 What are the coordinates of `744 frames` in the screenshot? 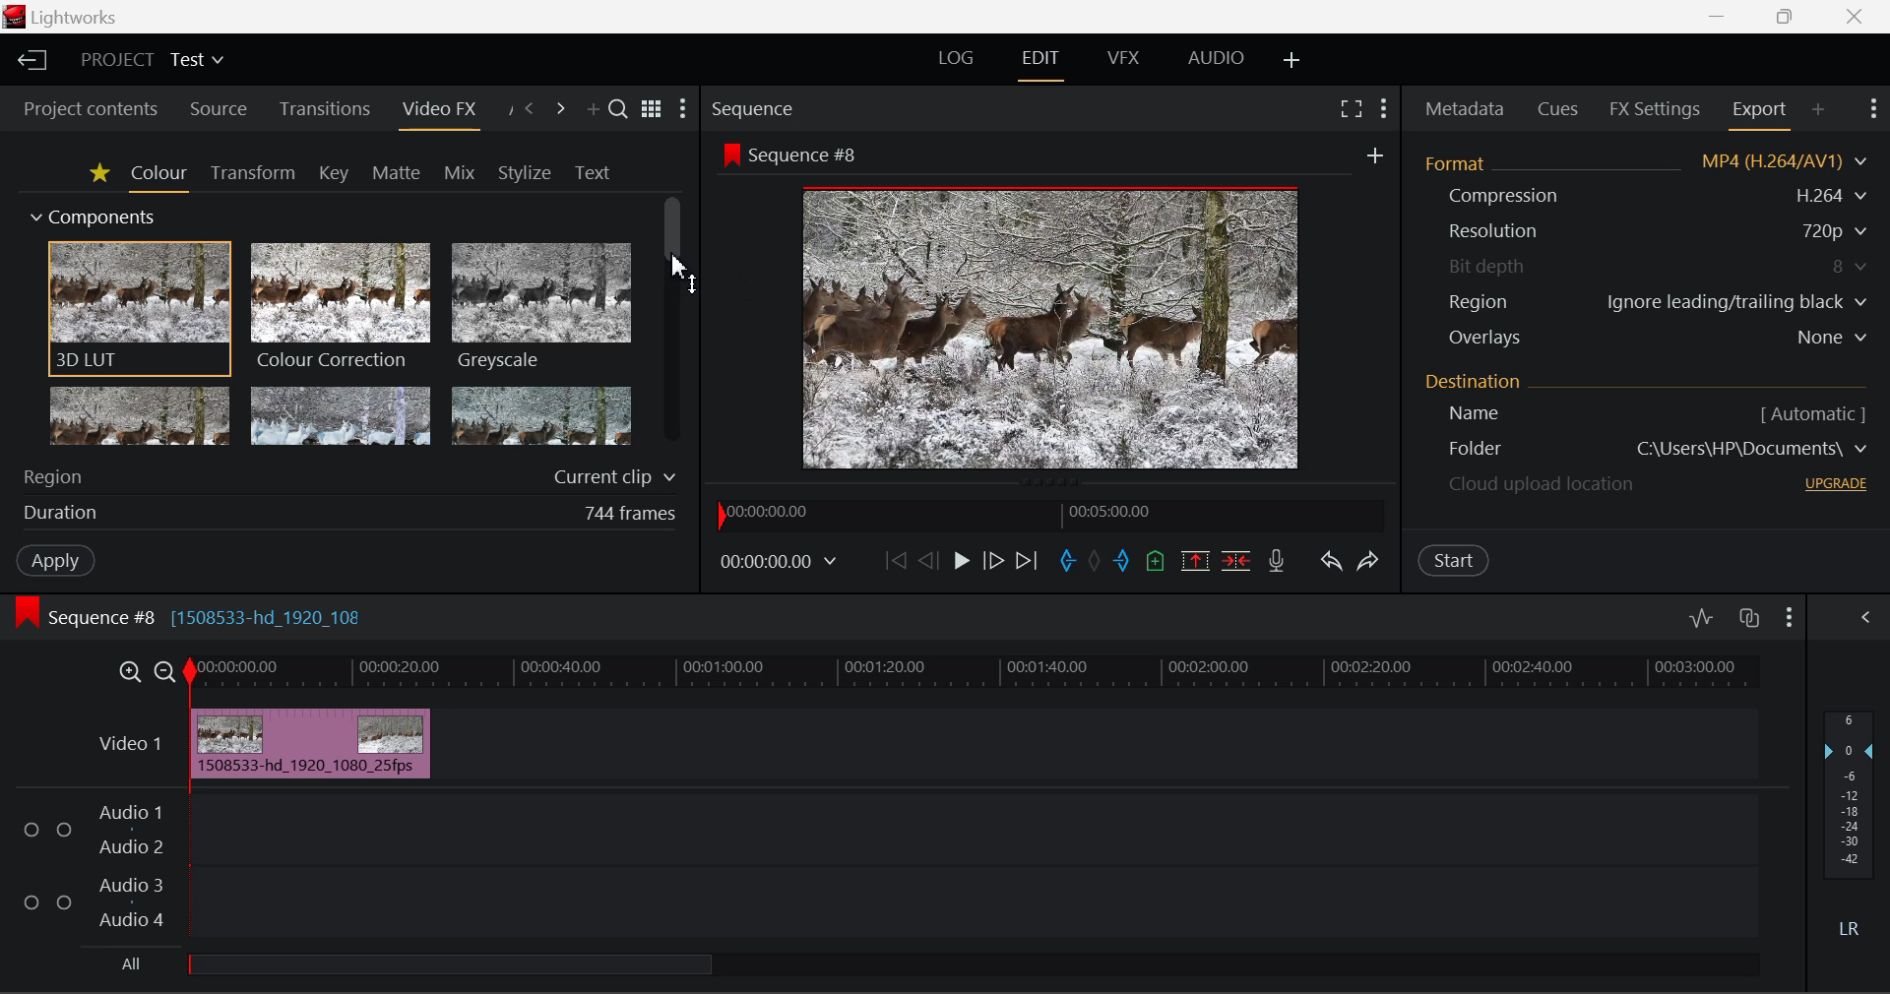 It's located at (630, 514).